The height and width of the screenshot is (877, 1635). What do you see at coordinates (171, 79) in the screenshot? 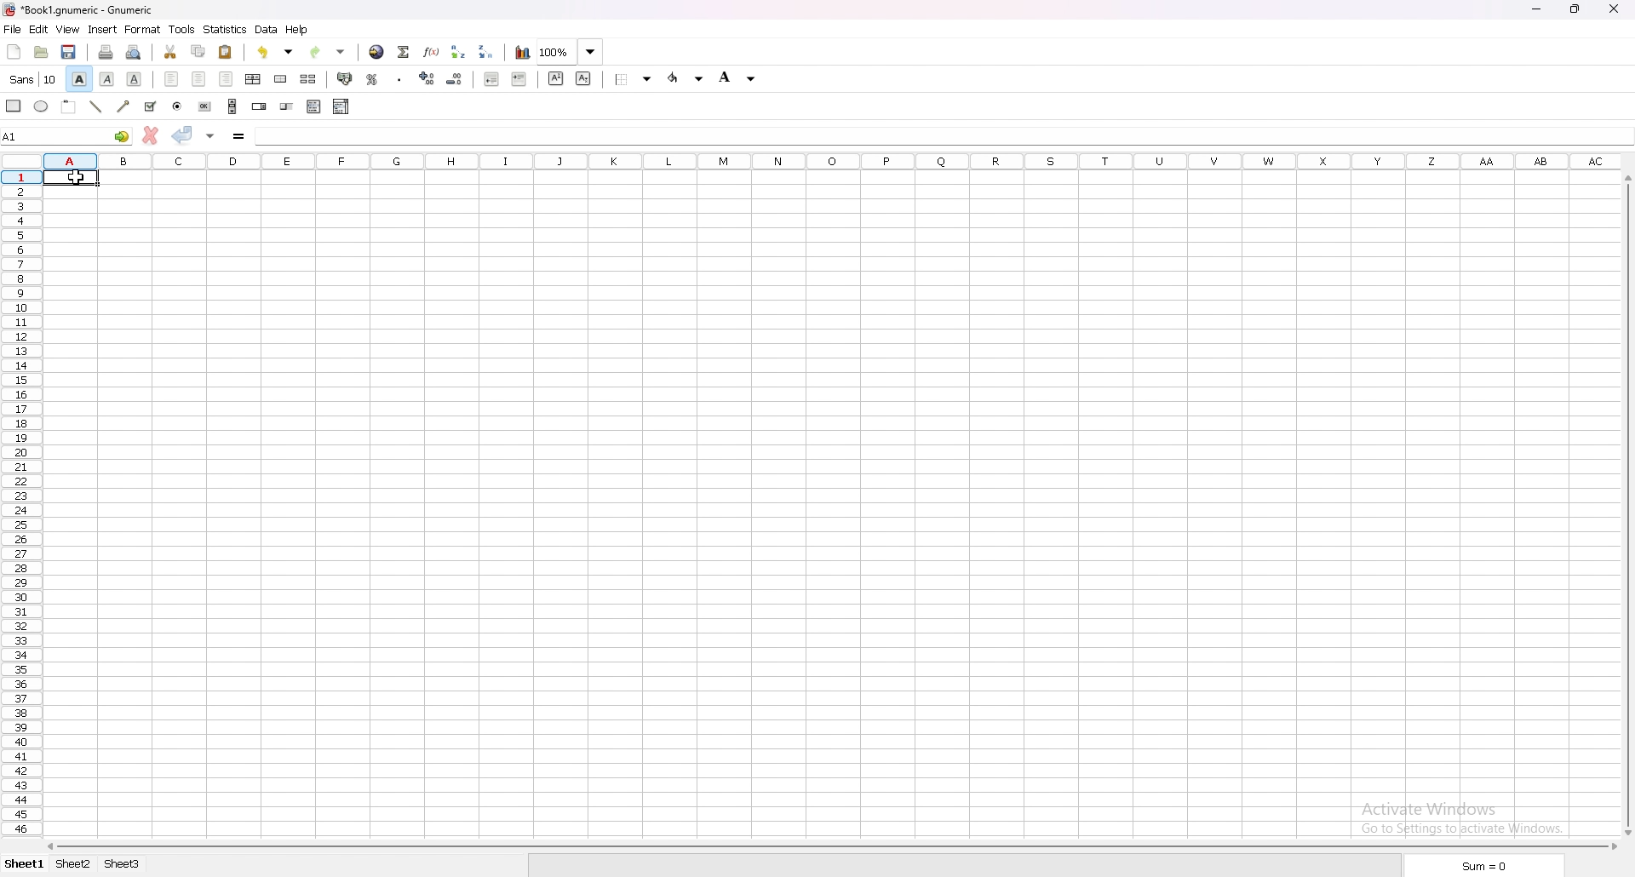
I see `left align` at bounding box center [171, 79].